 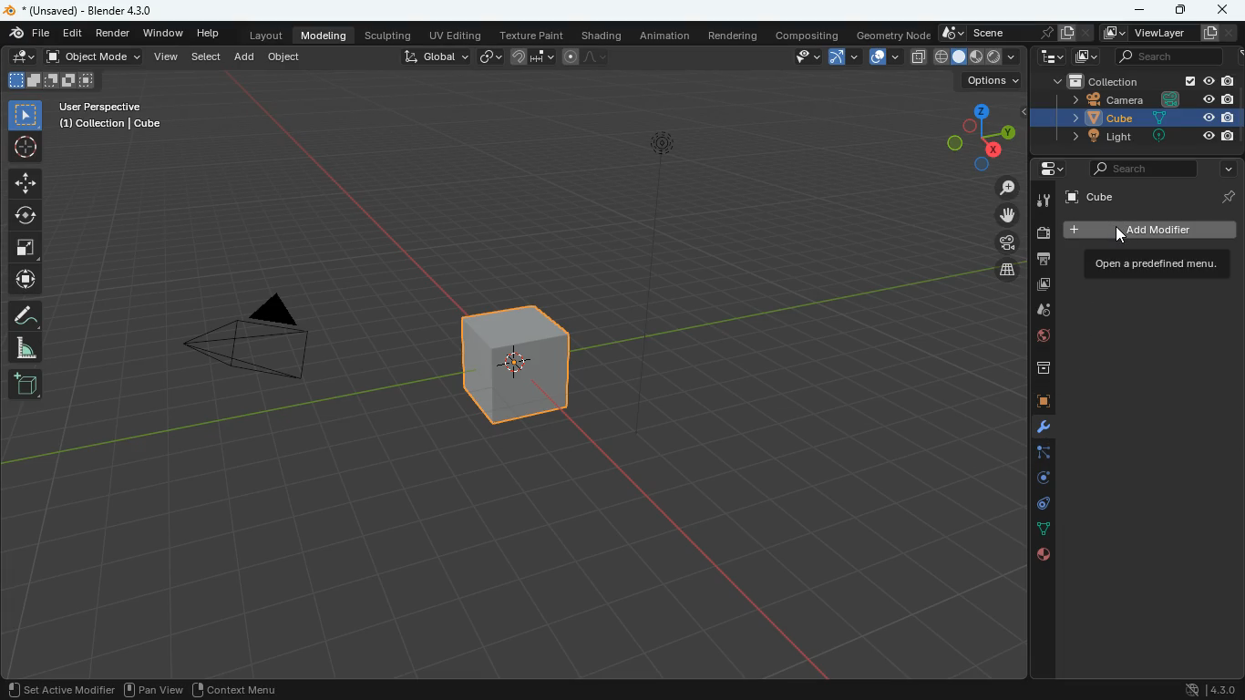 I want to click on add, so click(x=245, y=58).